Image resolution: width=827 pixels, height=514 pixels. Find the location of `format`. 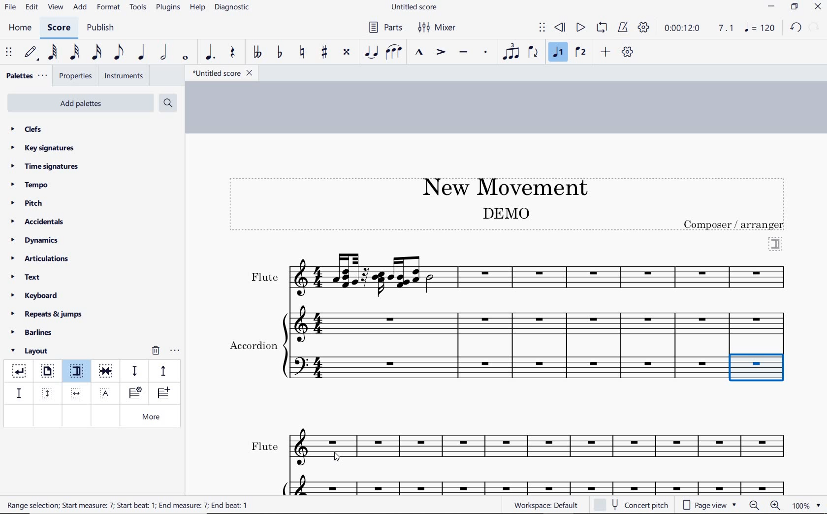

format is located at coordinates (109, 7).